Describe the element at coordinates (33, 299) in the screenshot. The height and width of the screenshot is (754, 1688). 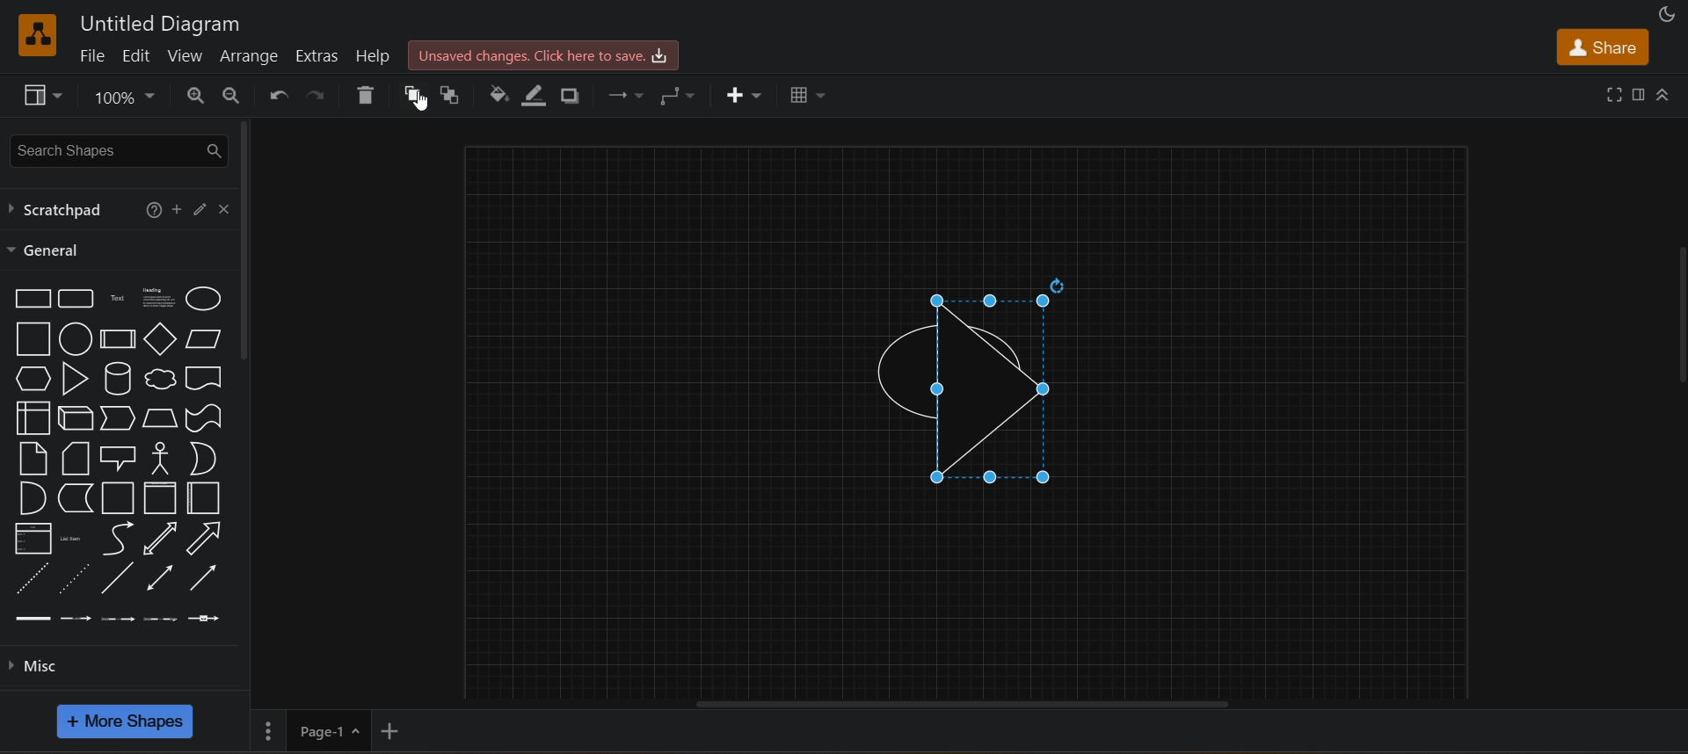
I see `rectangle` at that location.